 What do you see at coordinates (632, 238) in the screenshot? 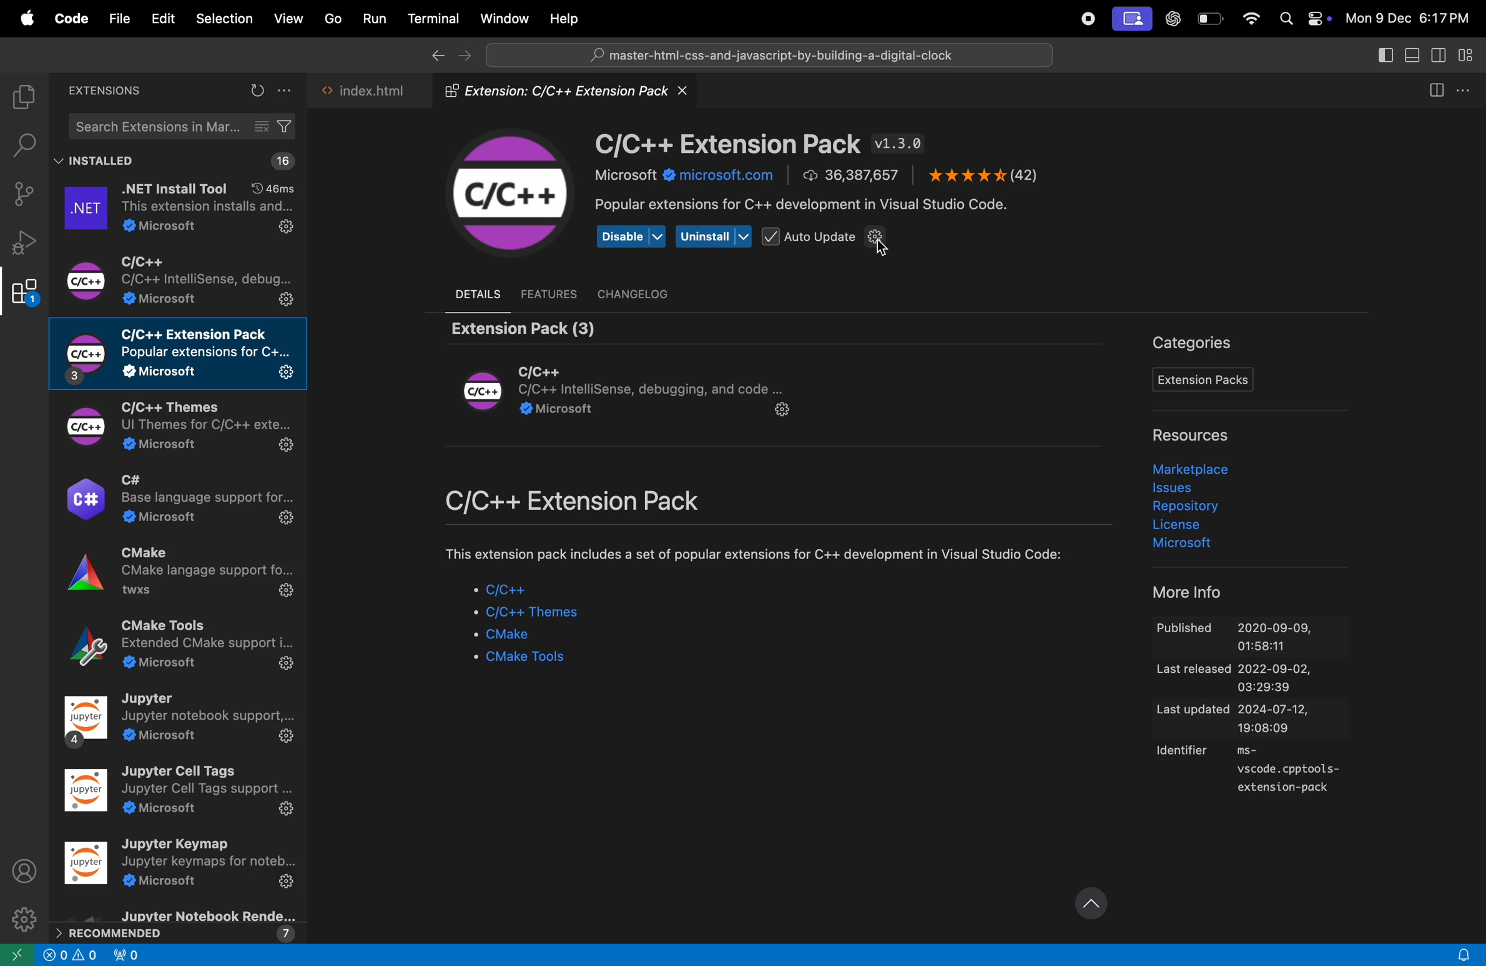
I see `Disable` at bounding box center [632, 238].